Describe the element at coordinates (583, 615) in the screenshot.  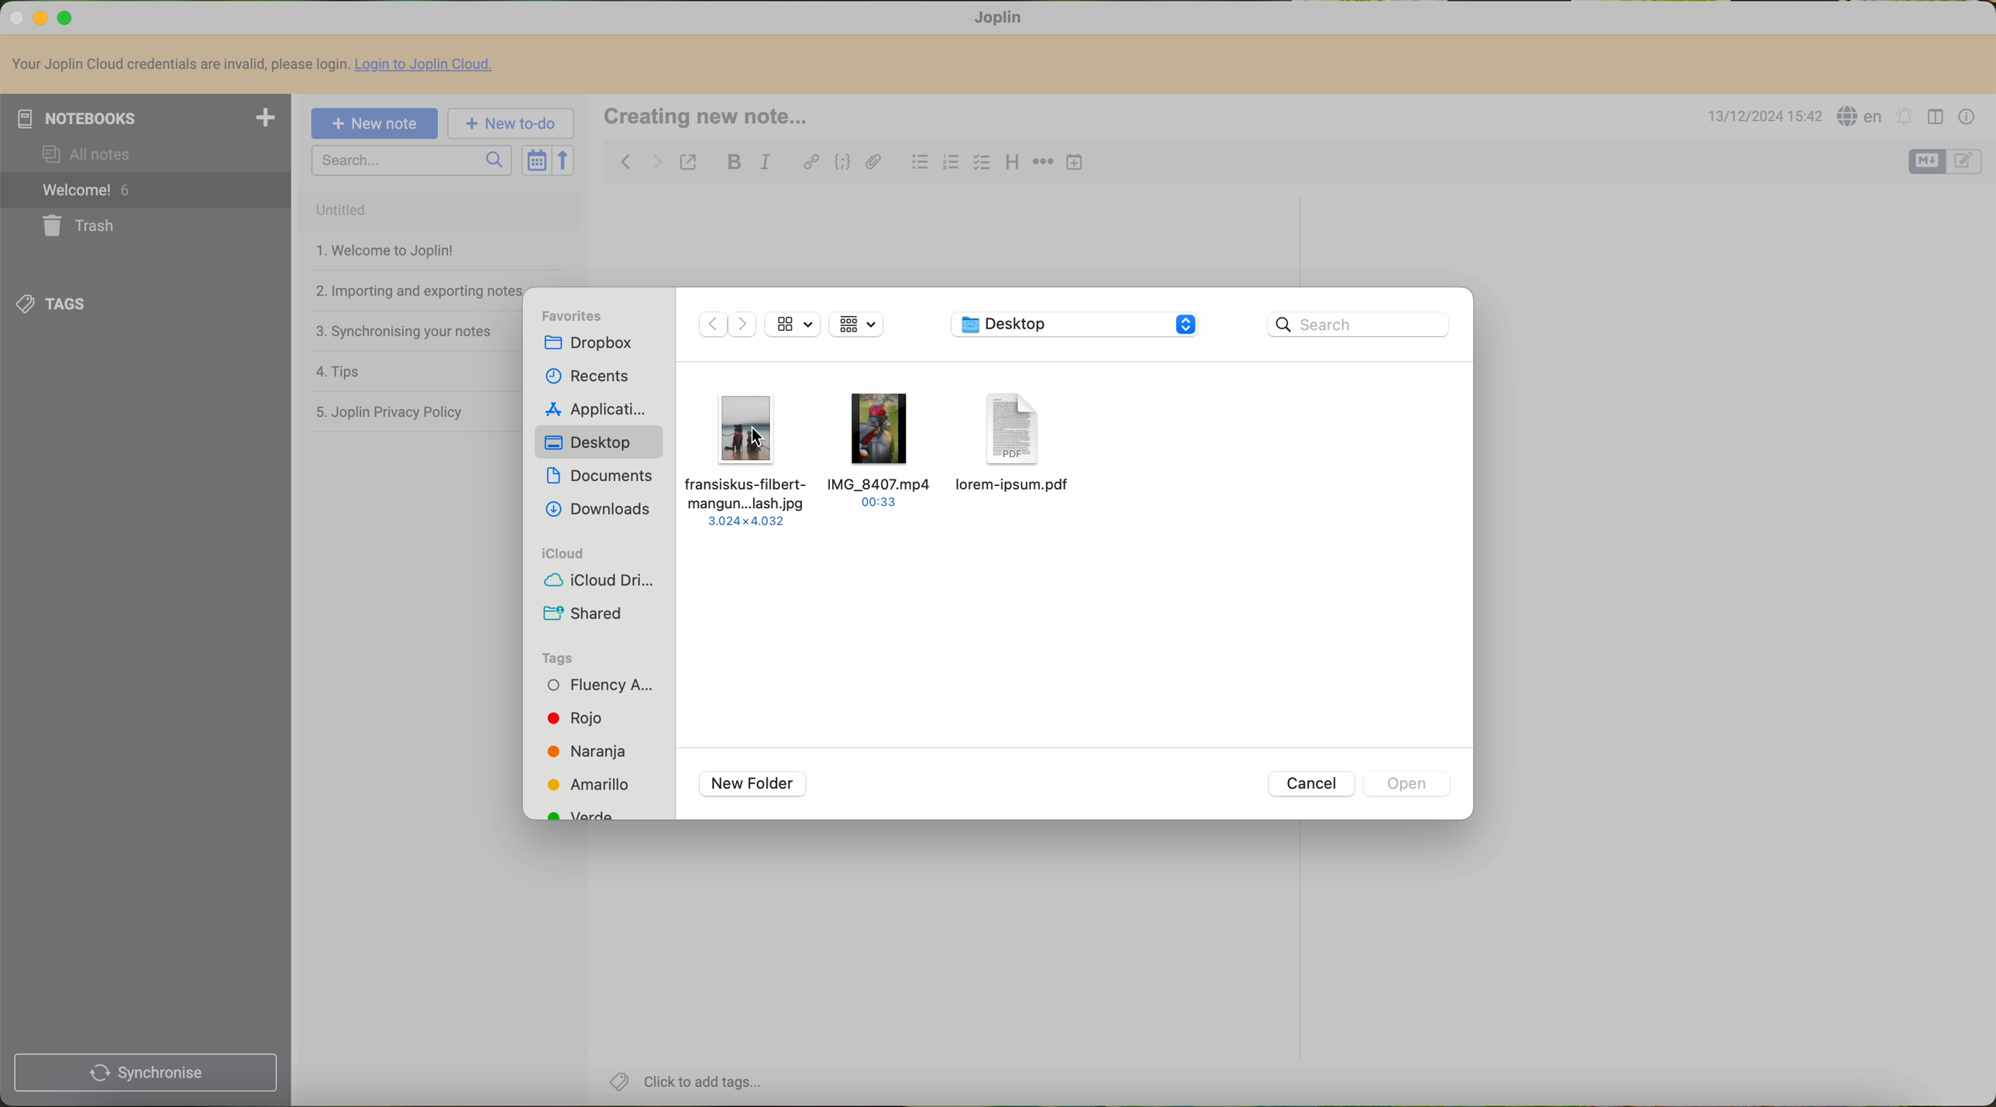
I see `shared` at that location.